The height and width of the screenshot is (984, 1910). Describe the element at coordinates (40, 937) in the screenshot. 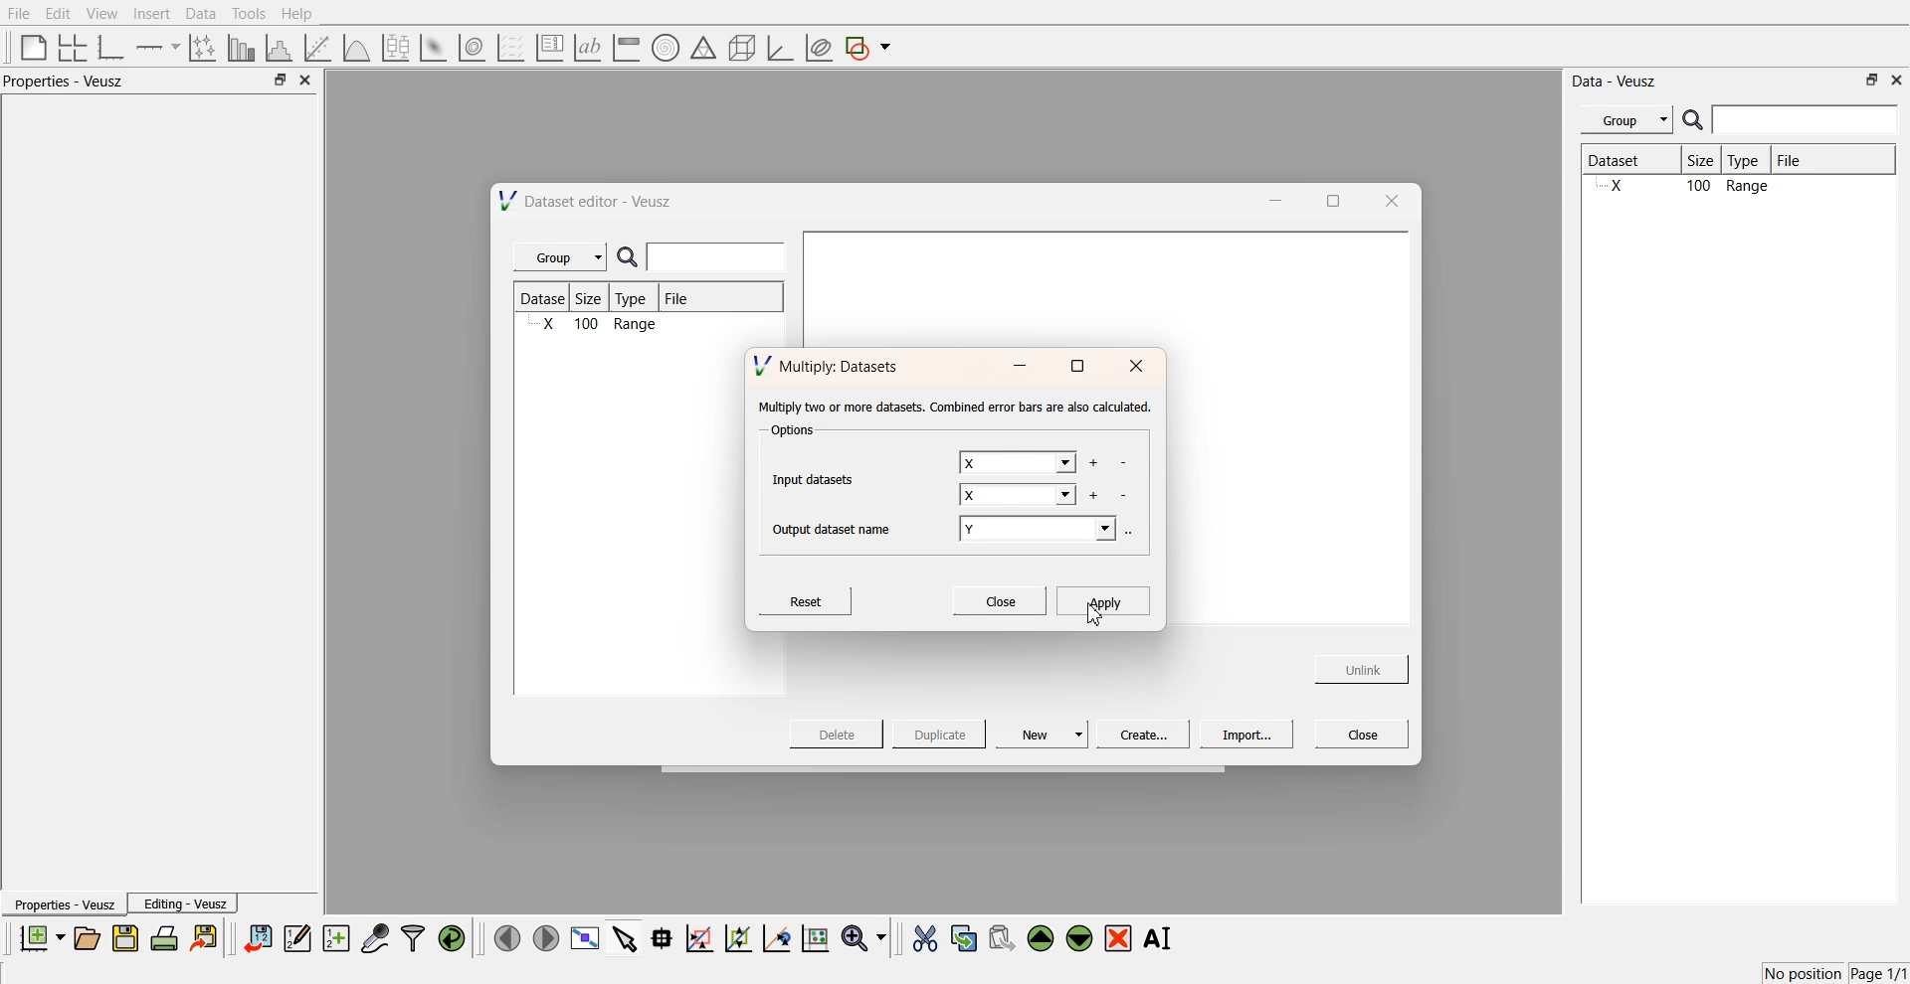

I see `new documents` at that location.